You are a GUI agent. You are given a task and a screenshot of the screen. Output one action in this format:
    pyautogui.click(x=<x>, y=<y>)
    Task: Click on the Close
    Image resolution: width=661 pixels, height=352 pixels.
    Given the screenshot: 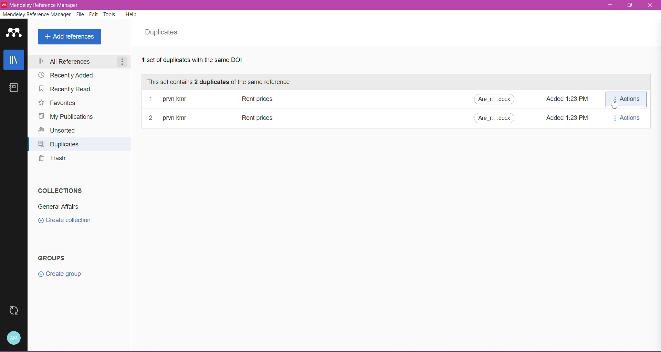 What is the action you would take?
    pyautogui.click(x=651, y=6)
    